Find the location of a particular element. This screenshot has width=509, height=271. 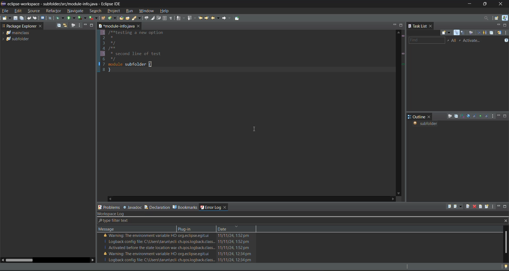

task list is located at coordinates (417, 26).